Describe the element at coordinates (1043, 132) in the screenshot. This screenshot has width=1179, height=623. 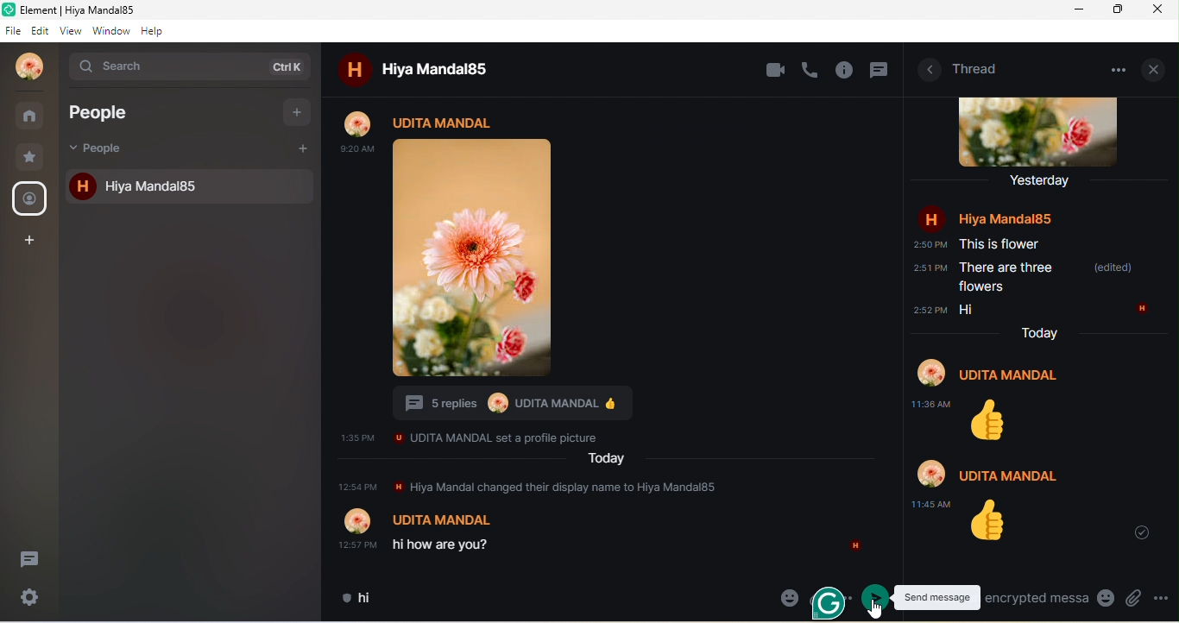
I see `profile photo` at that location.